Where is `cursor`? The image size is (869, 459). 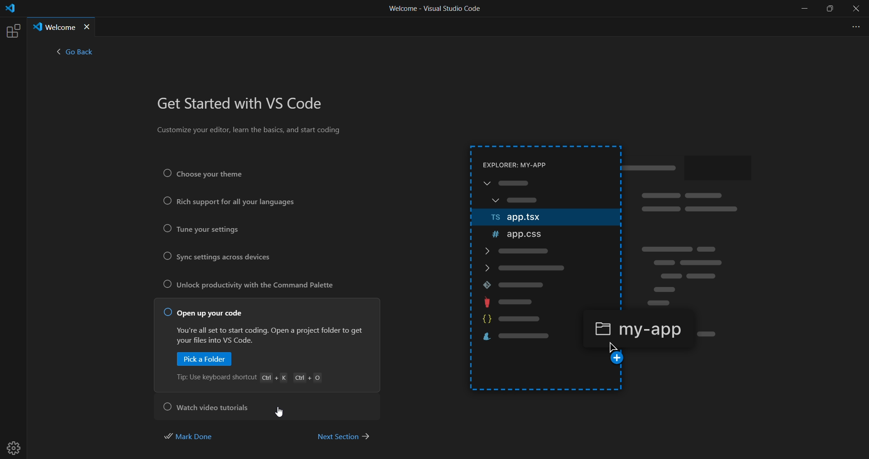 cursor is located at coordinates (282, 413).